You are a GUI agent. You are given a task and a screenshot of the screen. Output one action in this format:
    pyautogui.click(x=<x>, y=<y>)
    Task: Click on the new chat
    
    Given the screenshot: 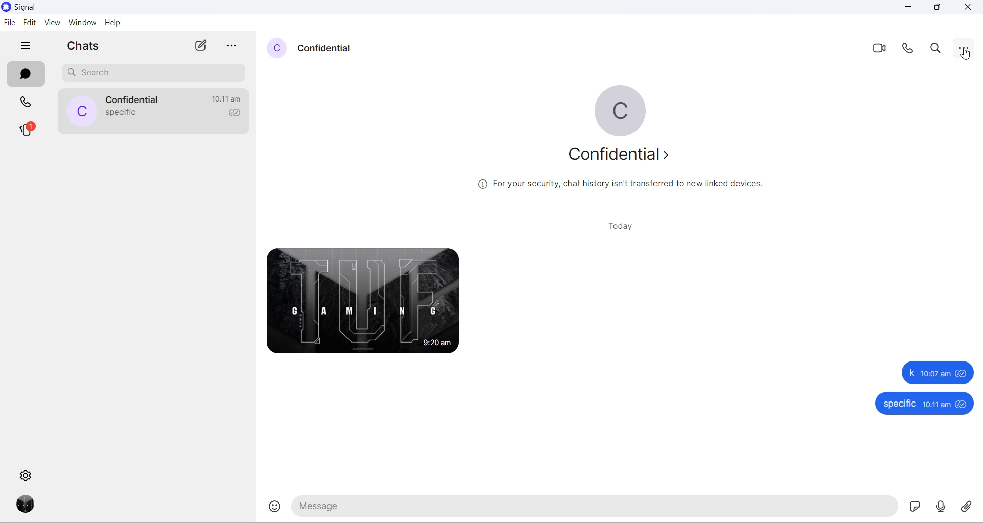 What is the action you would take?
    pyautogui.click(x=199, y=46)
    